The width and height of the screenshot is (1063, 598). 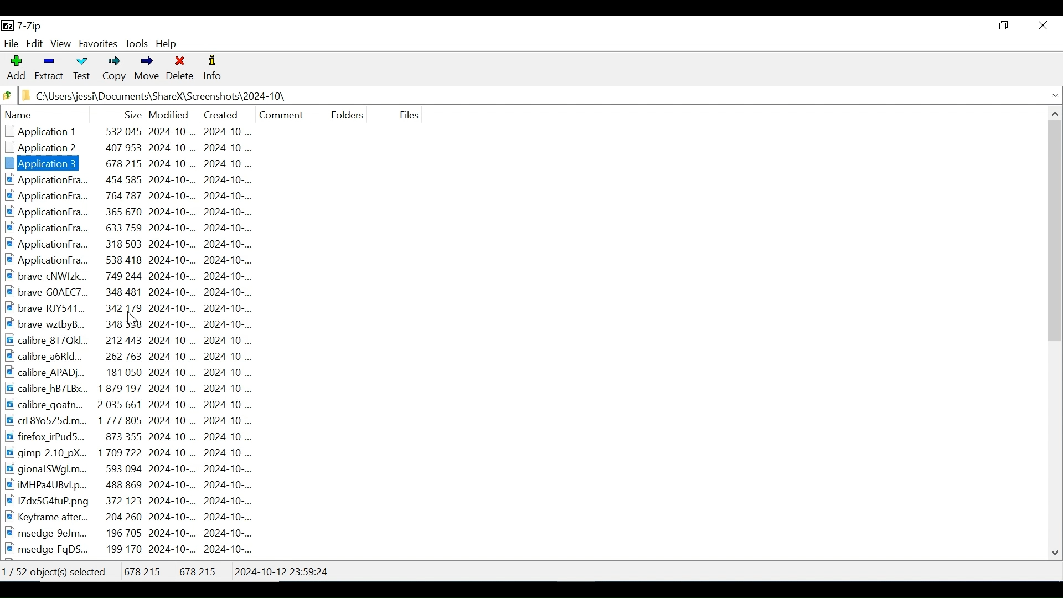 What do you see at coordinates (135, 469) in the screenshot?
I see `gionaJSWgl.m... 593 094 2024-10-.. 2024-10-...` at bounding box center [135, 469].